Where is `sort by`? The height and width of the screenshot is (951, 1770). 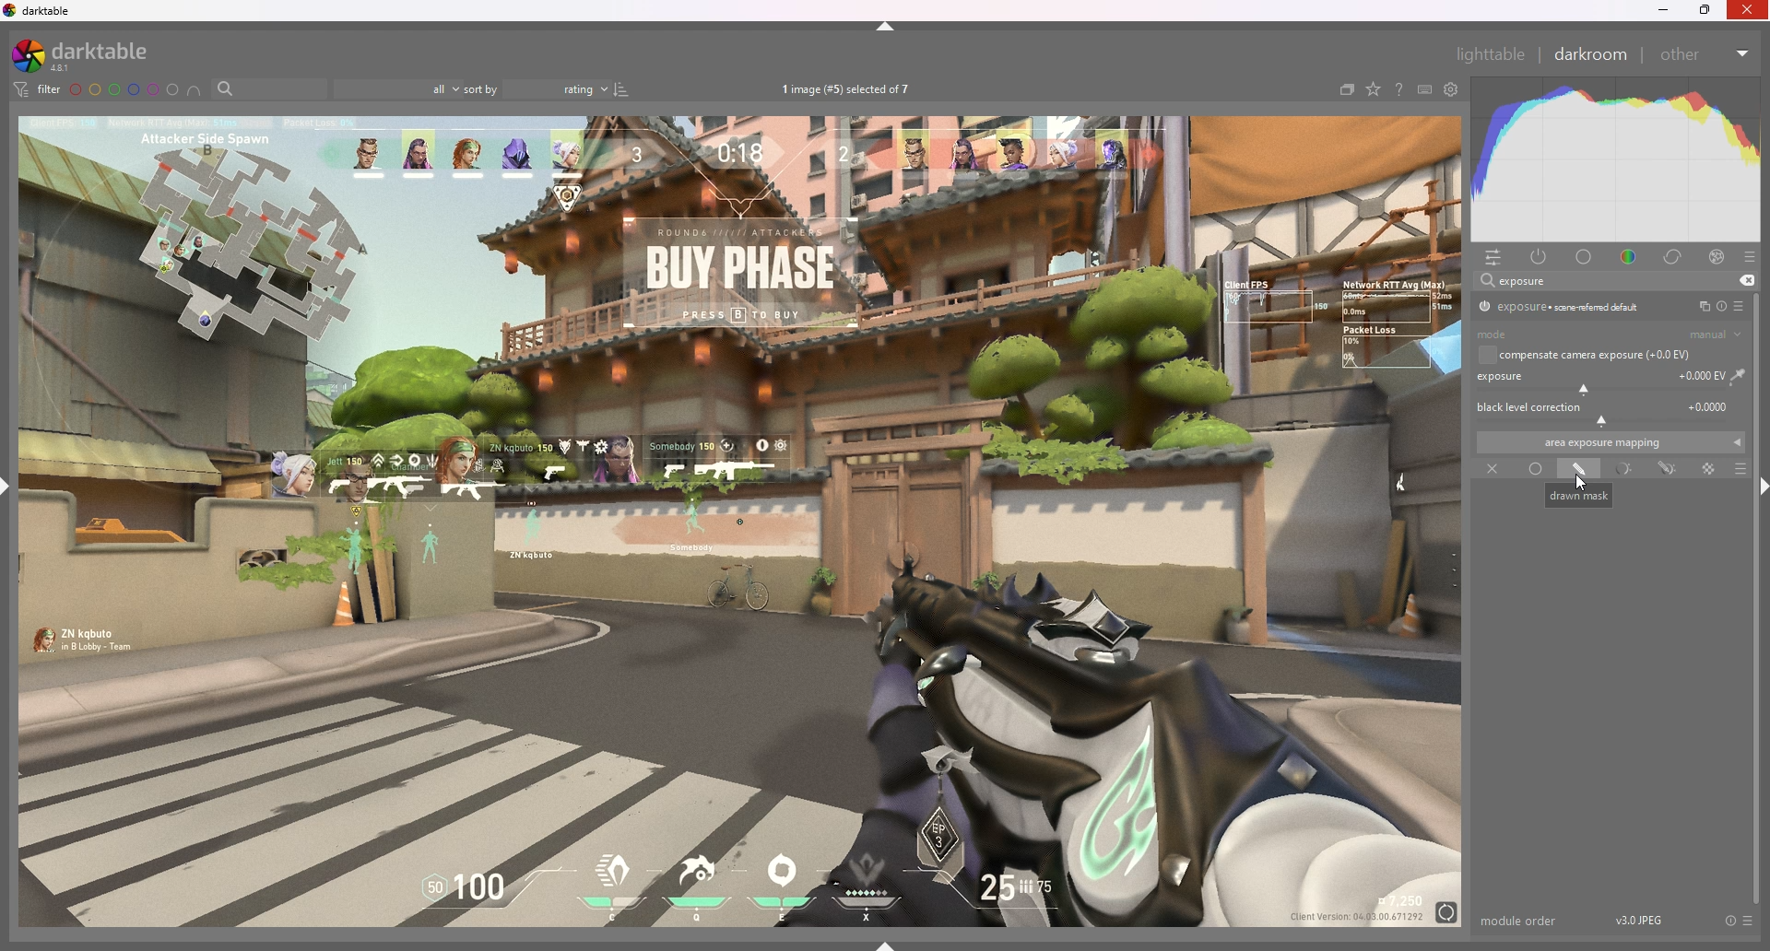 sort by is located at coordinates (537, 88).